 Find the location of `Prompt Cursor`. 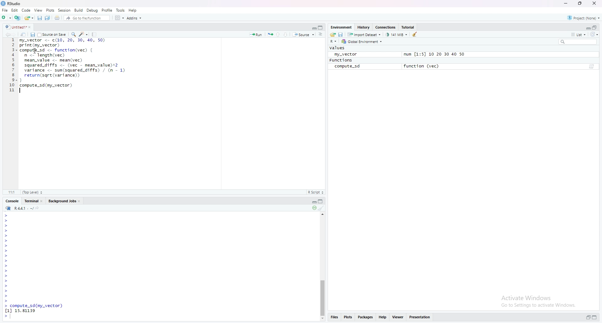

Prompt Cursor is located at coordinates (6, 236).